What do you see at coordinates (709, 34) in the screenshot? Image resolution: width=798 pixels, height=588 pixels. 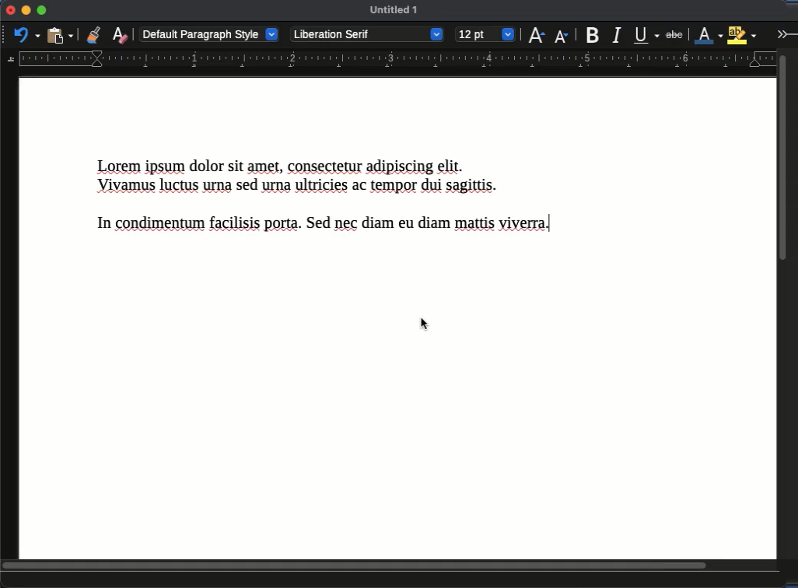 I see `line color` at bounding box center [709, 34].